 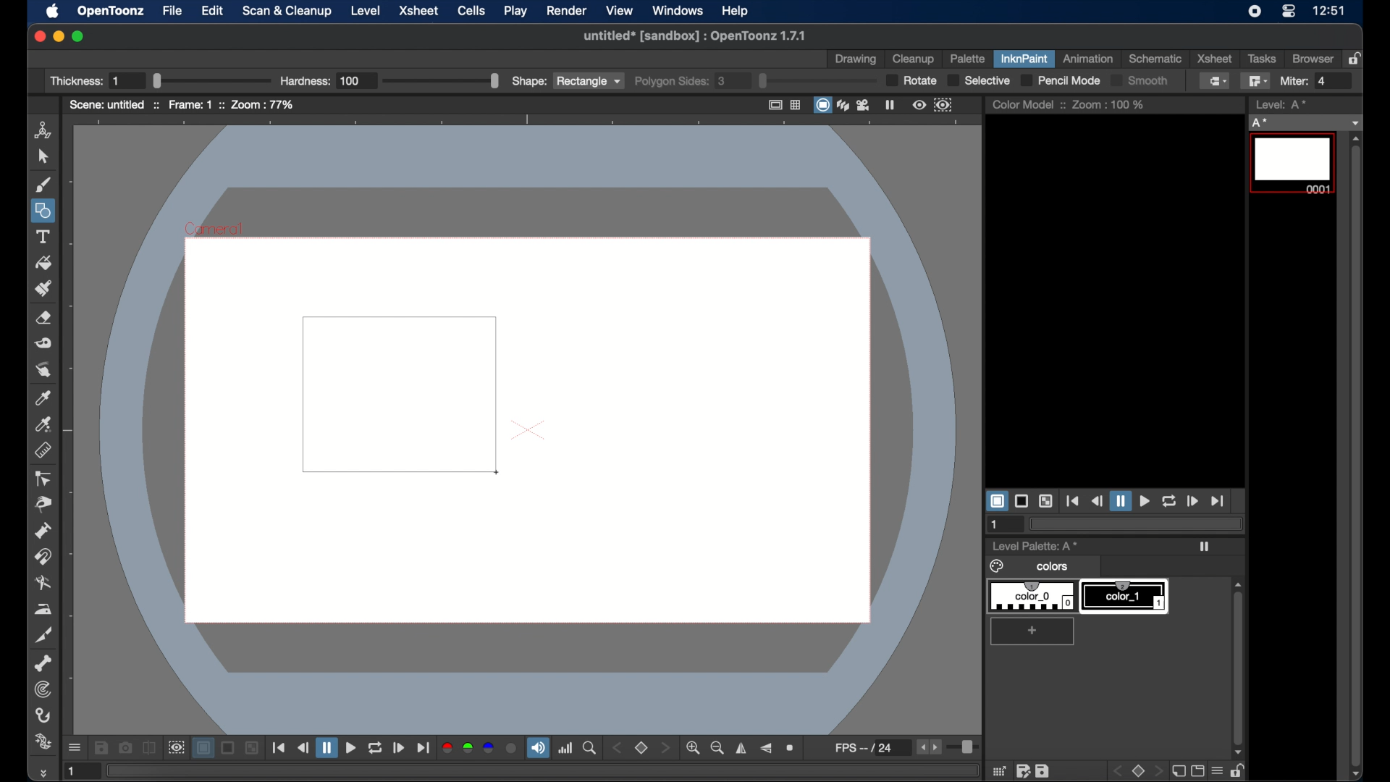 What do you see at coordinates (399, 748) in the screenshot?
I see `forward` at bounding box center [399, 748].